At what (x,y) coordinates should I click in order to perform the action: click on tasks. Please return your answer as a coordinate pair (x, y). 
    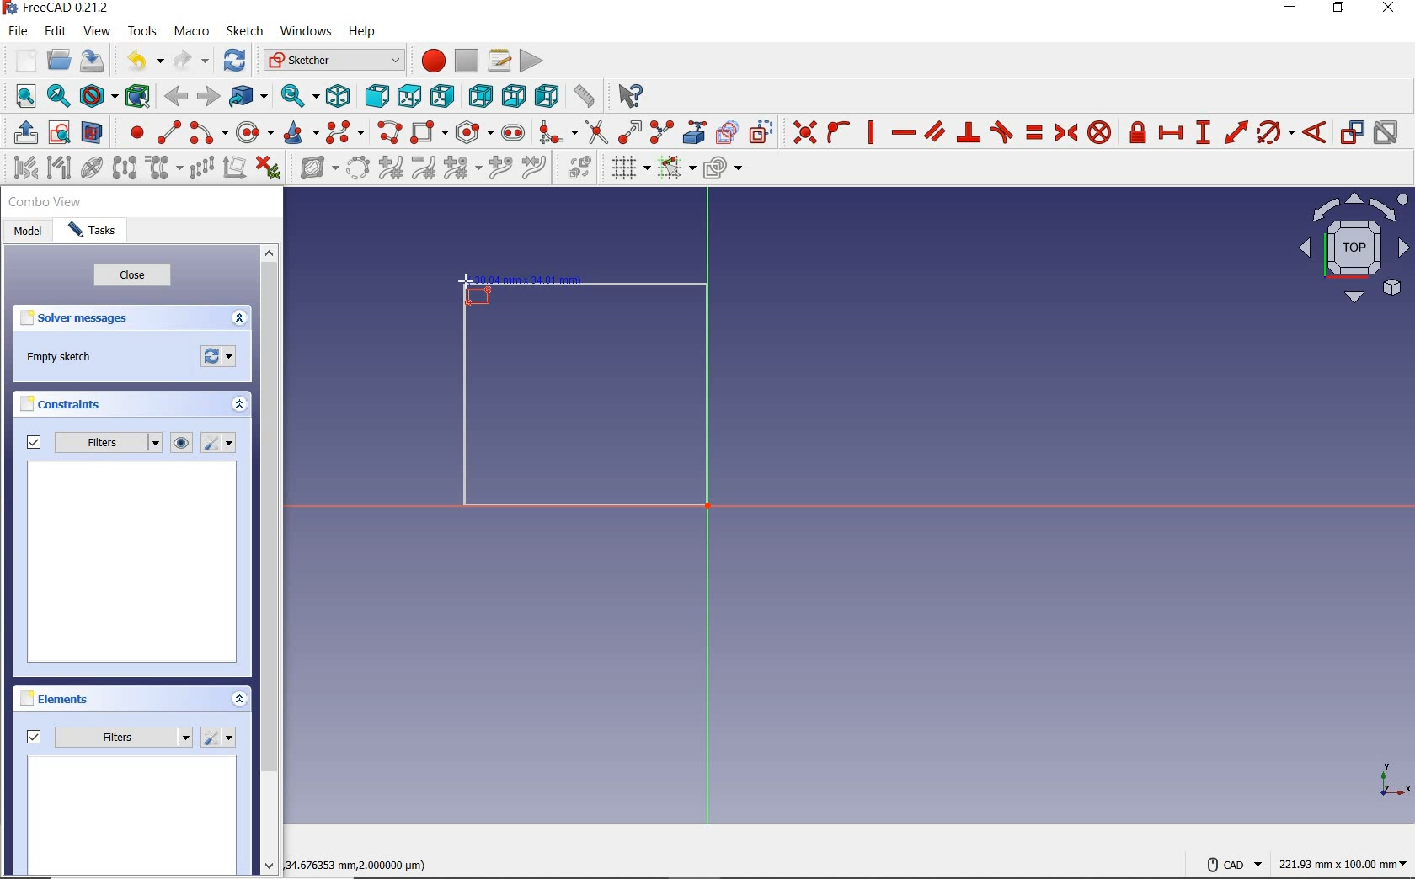
    Looking at the image, I should click on (94, 233).